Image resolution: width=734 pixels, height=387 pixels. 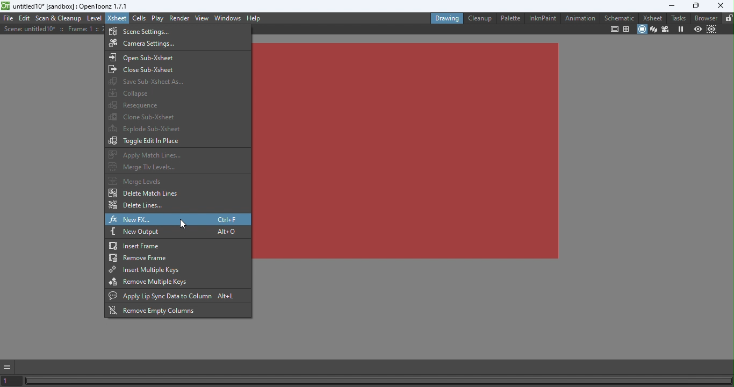 What do you see at coordinates (651, 17) in the screenshot?
I see `Xsheet` at bounding box center [651, 17].